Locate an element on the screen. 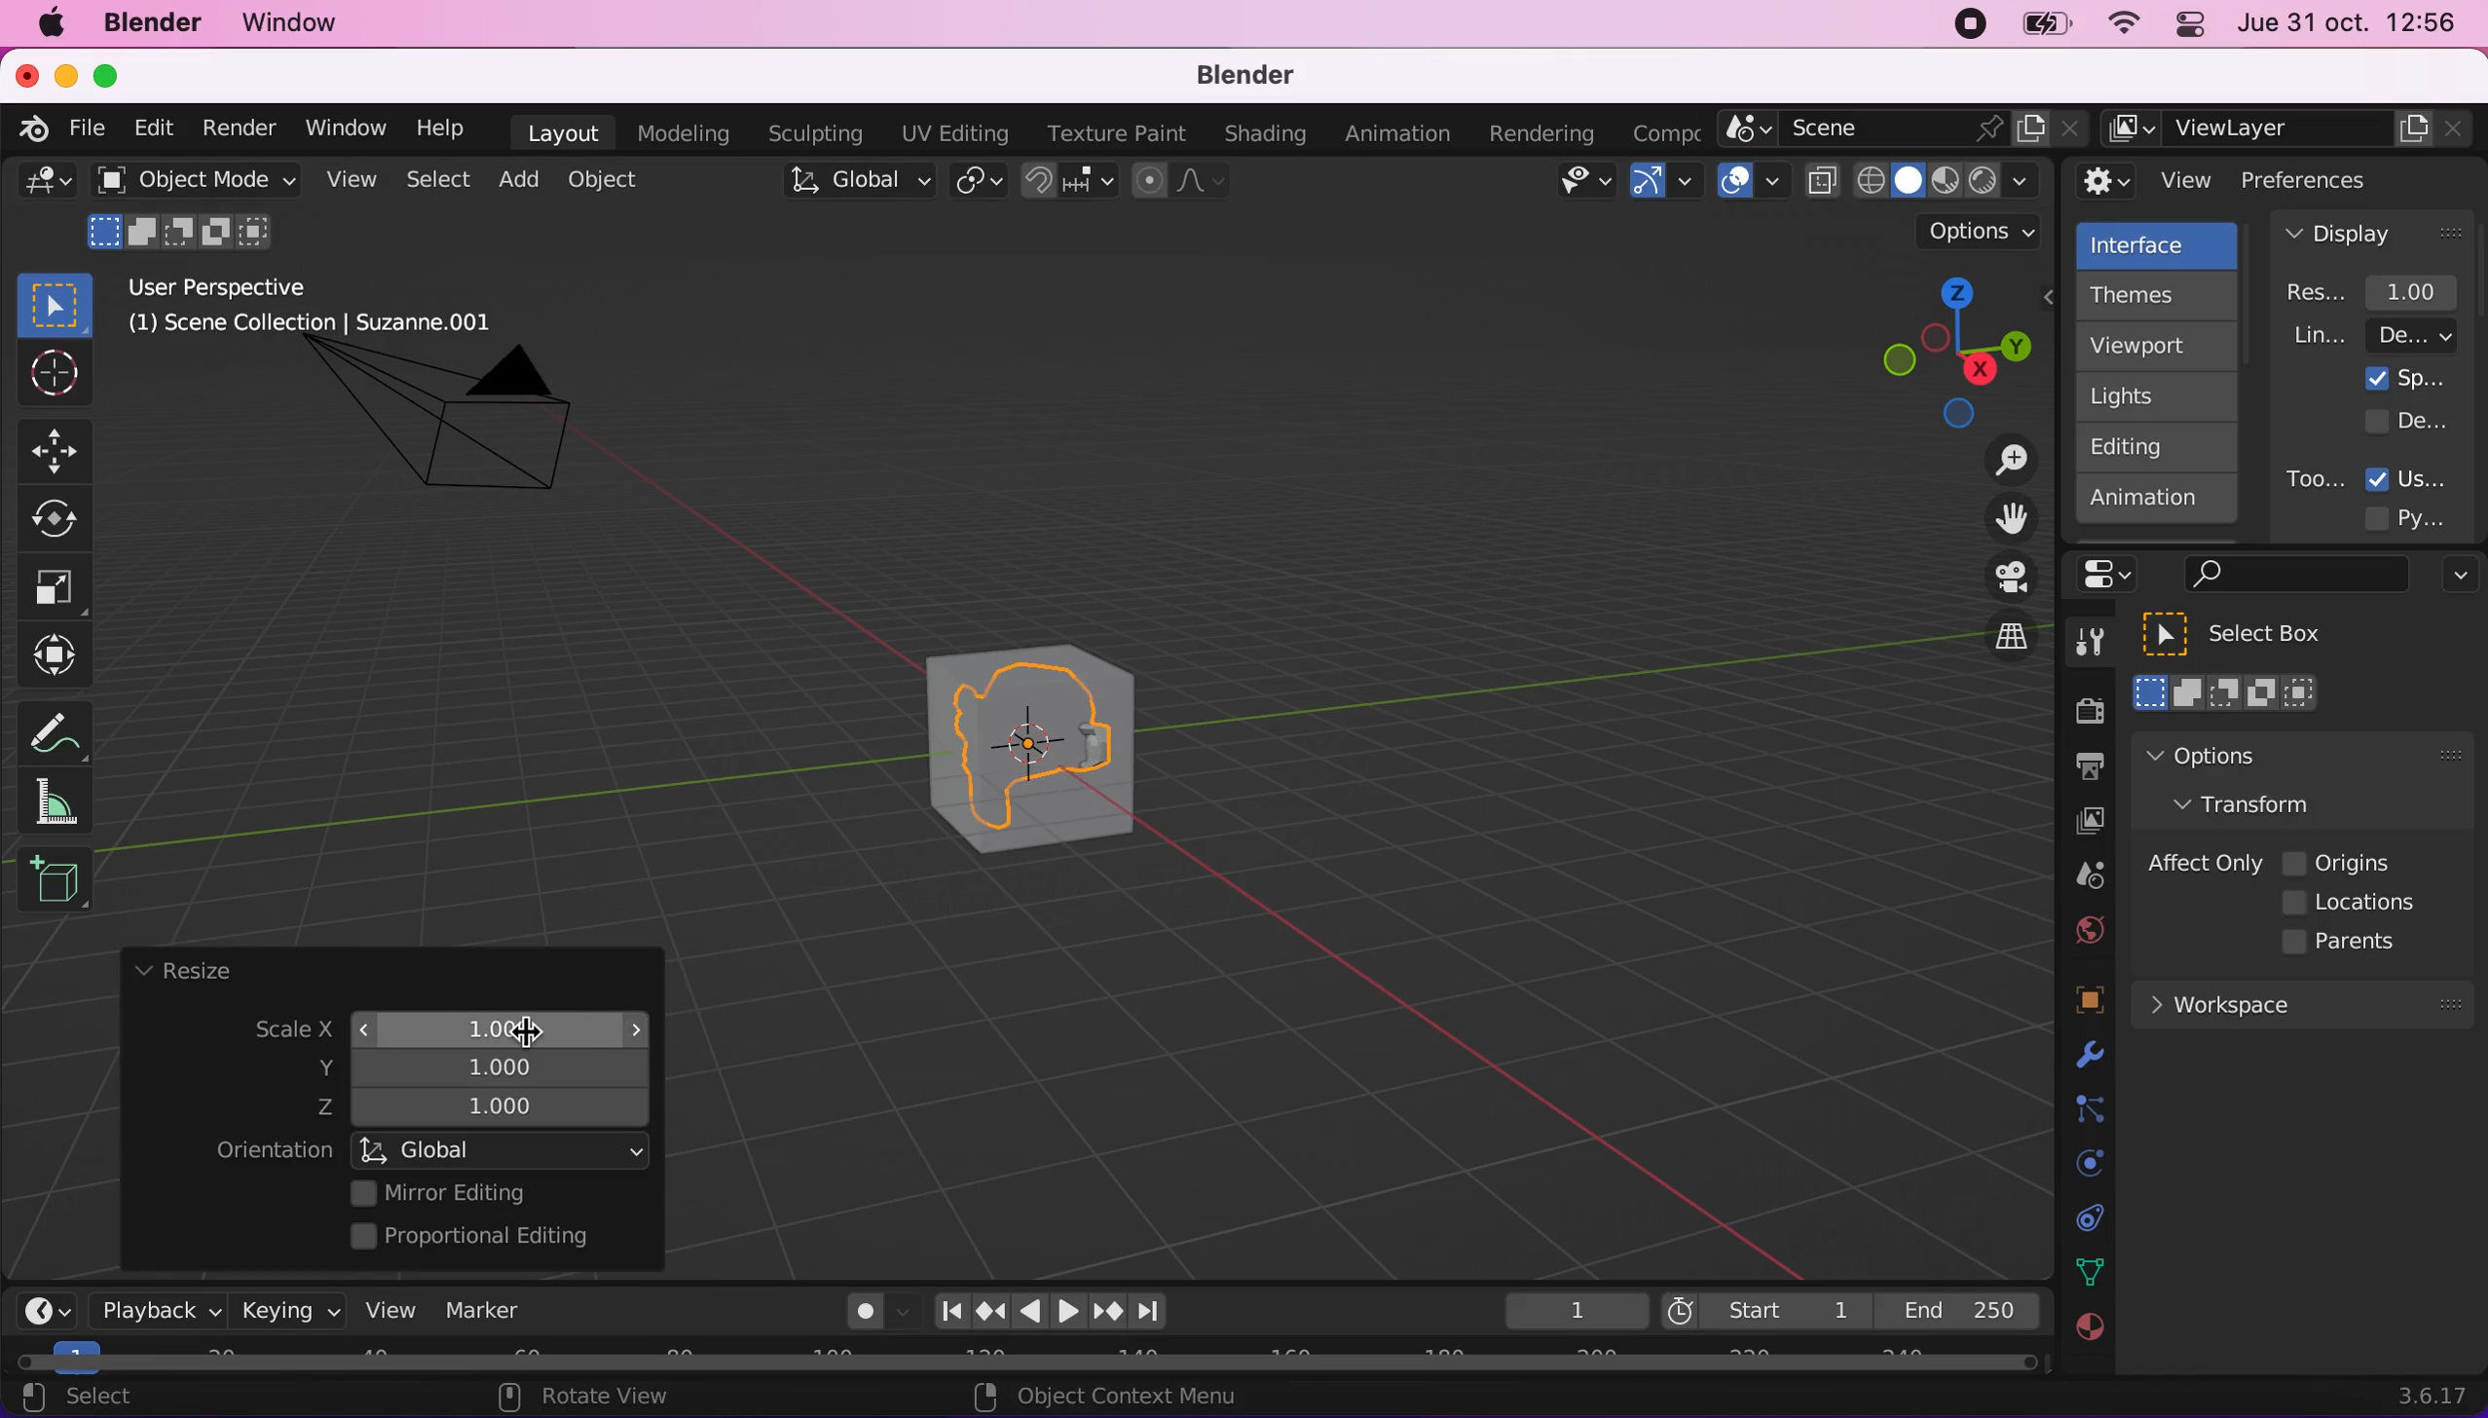  select box mode is located at coordinates (2227, 692).